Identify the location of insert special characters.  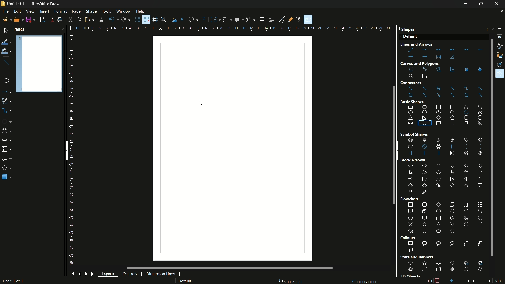
(193, 20).